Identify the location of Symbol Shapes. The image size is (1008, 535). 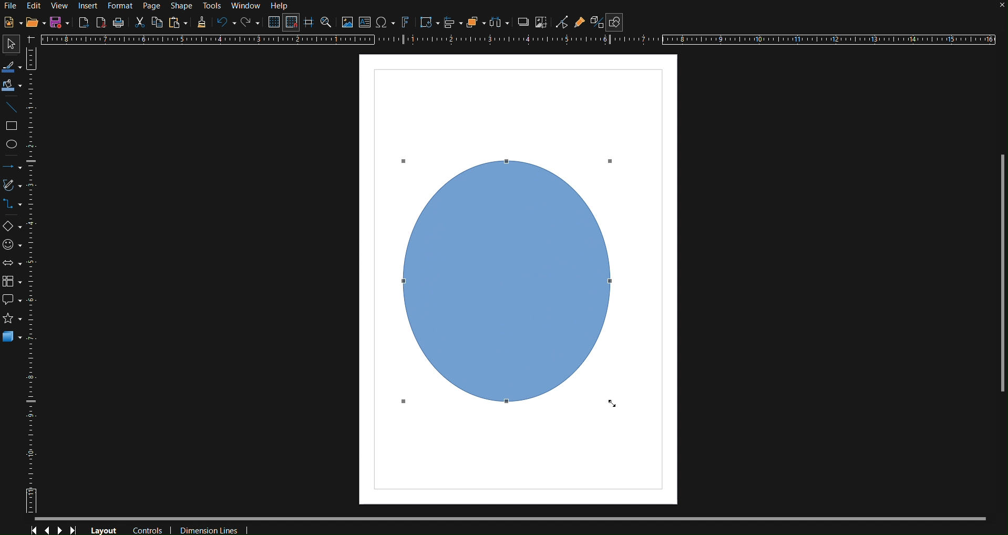
(15, 244).